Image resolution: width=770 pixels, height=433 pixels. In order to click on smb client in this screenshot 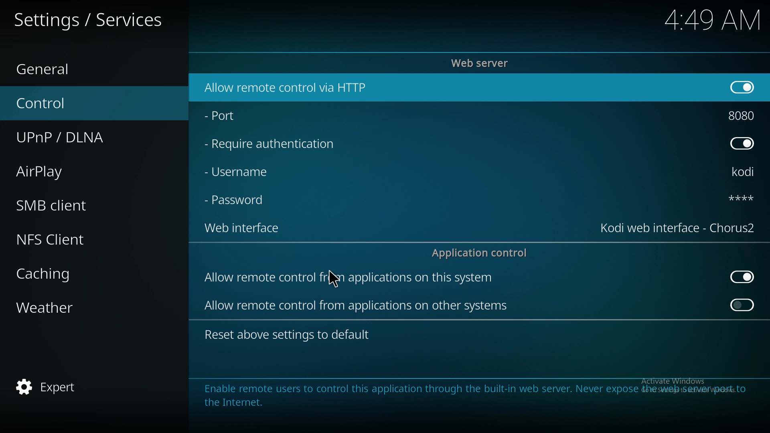, I will do `click(63, 205)`.